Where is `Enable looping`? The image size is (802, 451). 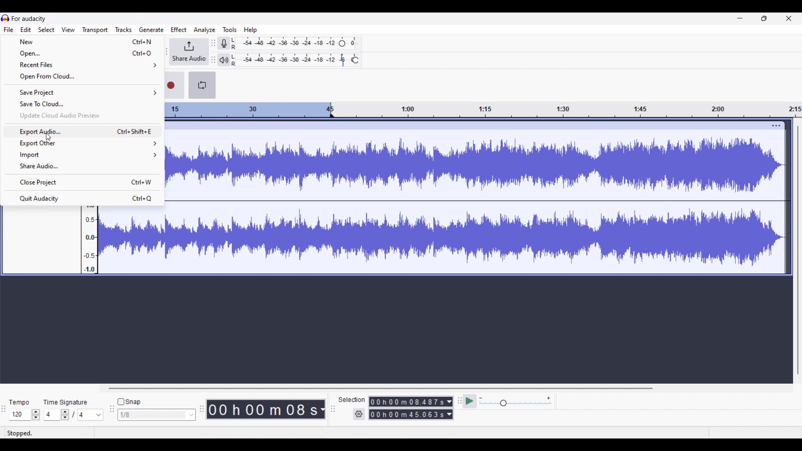 Enable looping is located at coordinates (202, 85).